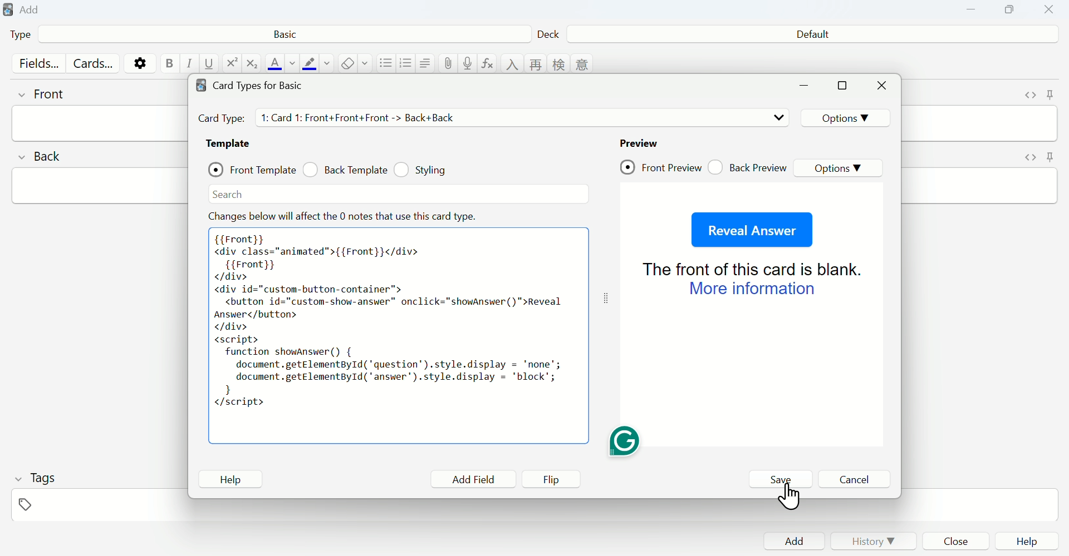  What do you see at coordinates (779, 118) in the screenshot?
I see `drop down` at bounding box center [779, 118].